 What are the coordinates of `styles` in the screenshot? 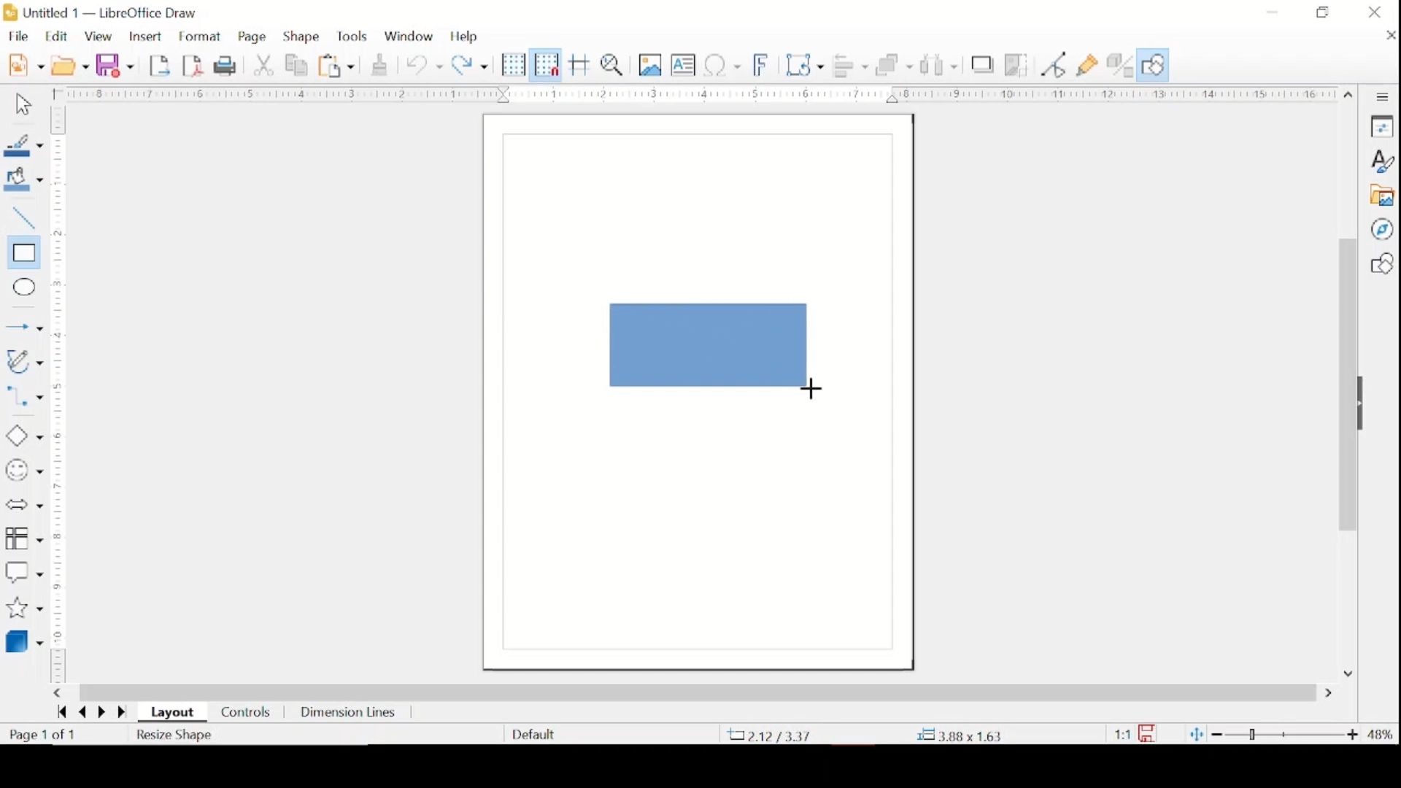 It's located at (1381, 161).